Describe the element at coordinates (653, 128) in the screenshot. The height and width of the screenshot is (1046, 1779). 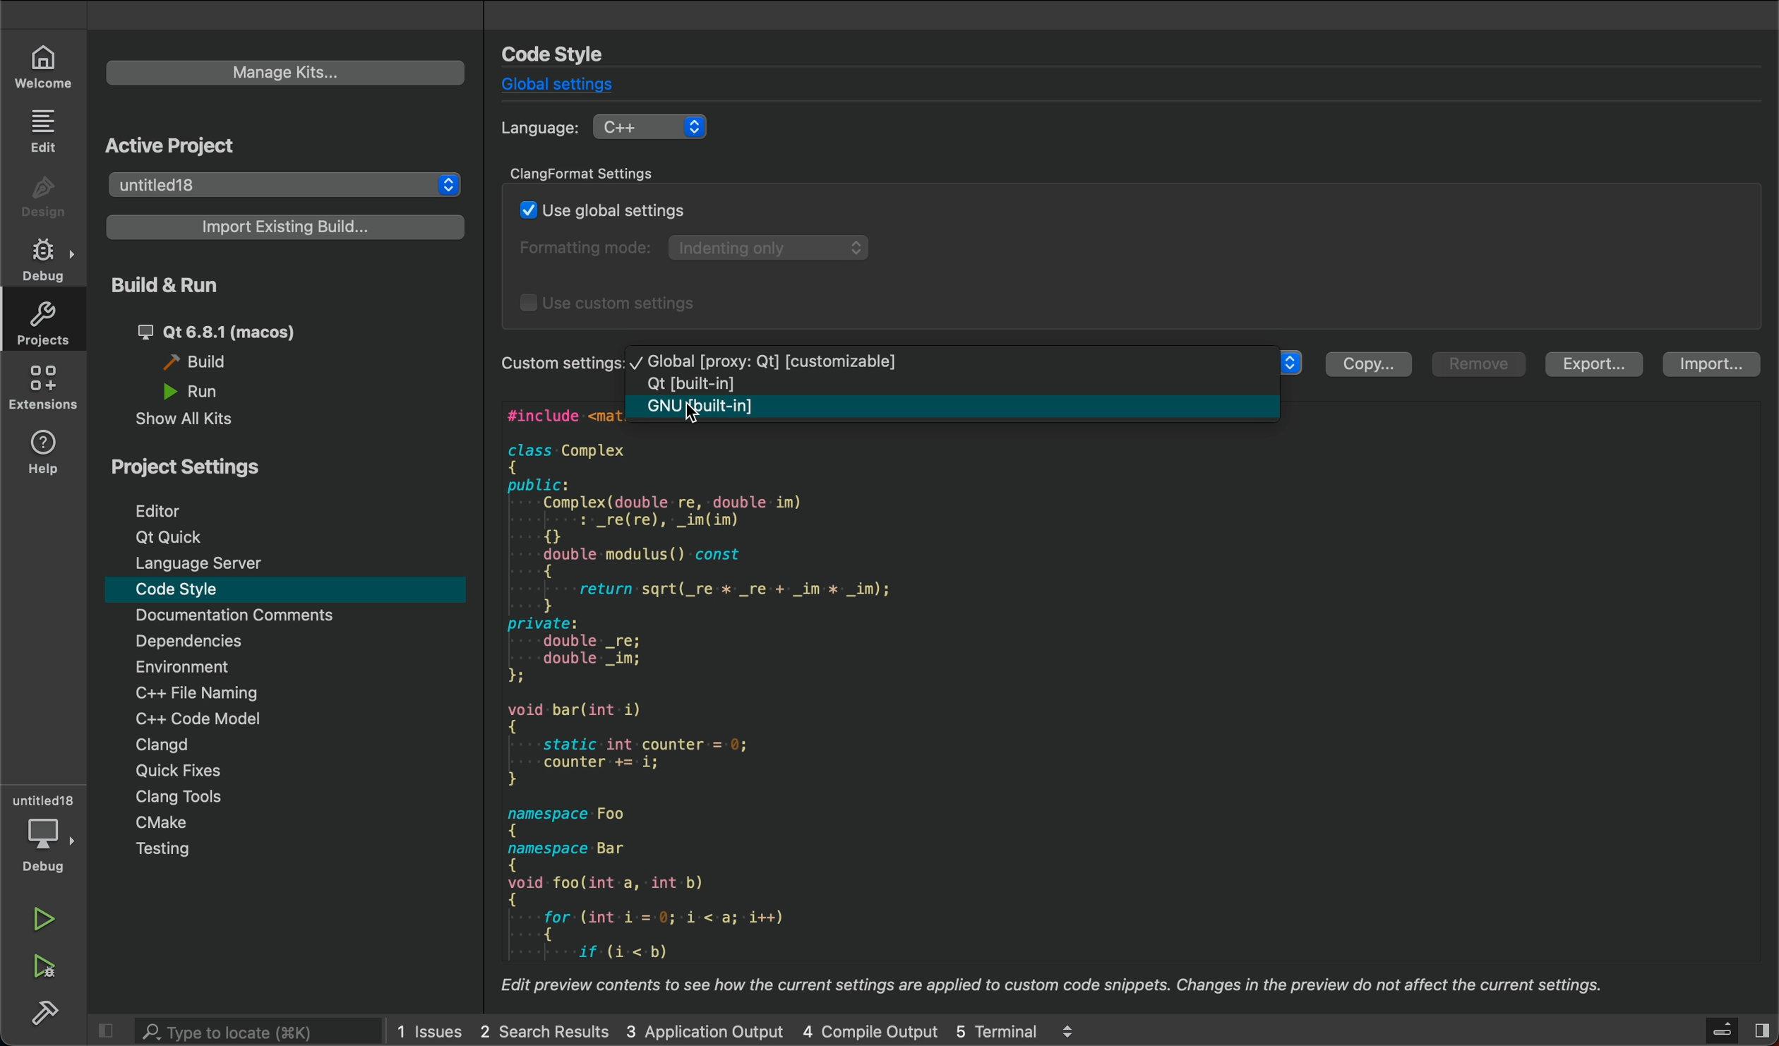
I see `C++` at that location.